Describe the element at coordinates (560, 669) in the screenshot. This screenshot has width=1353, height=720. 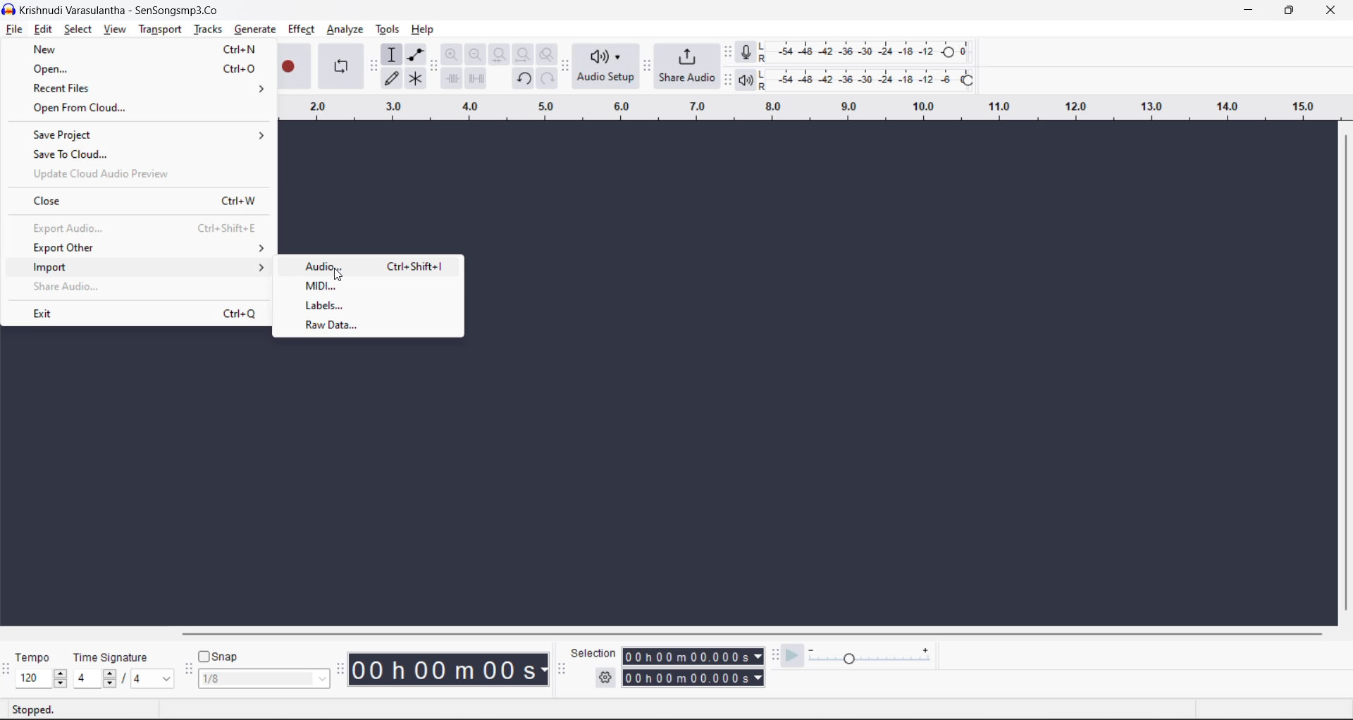
I see `selection tool bar` at that location.